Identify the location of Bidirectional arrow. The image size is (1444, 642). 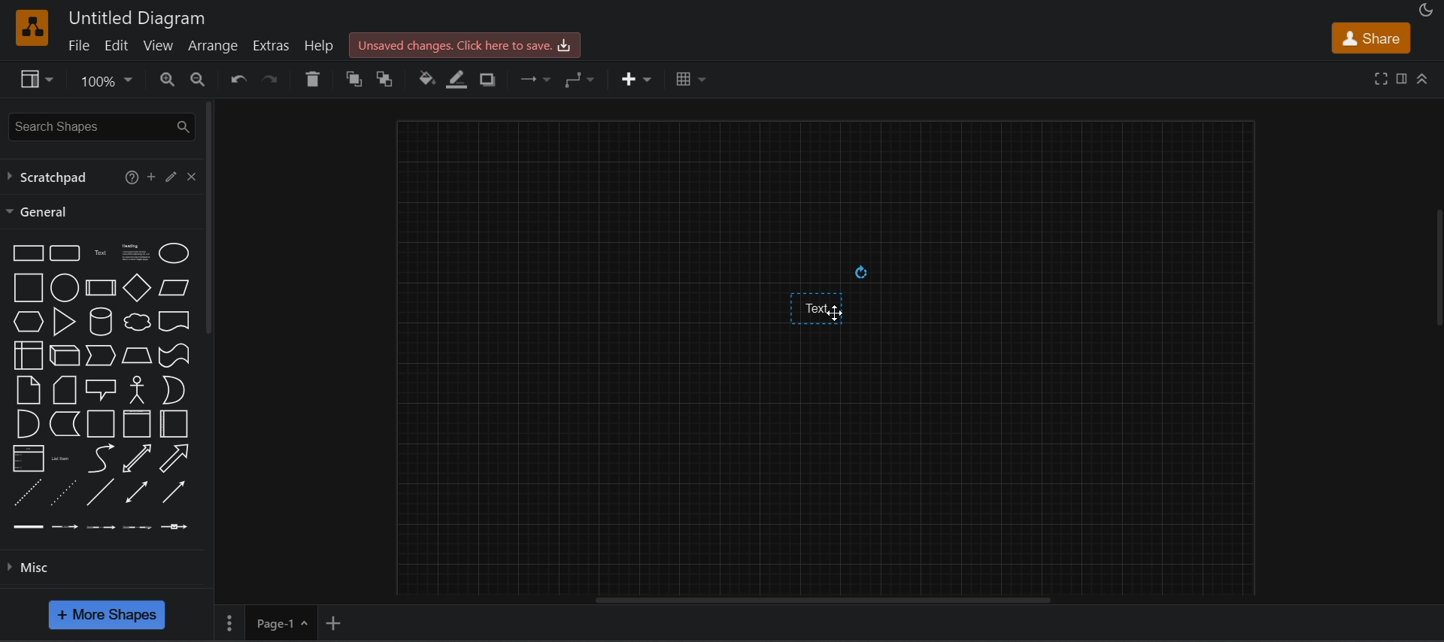
(137, 458).